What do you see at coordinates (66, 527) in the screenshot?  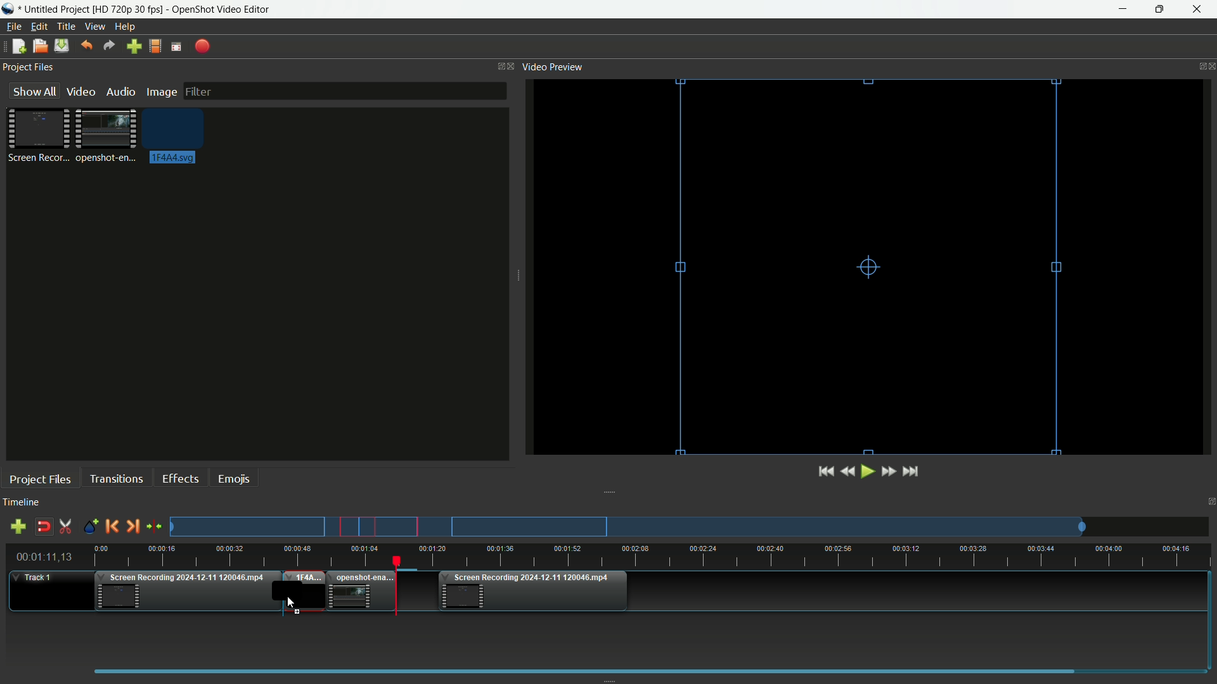 I see `Enable razor` at bounding box center [66, 527].